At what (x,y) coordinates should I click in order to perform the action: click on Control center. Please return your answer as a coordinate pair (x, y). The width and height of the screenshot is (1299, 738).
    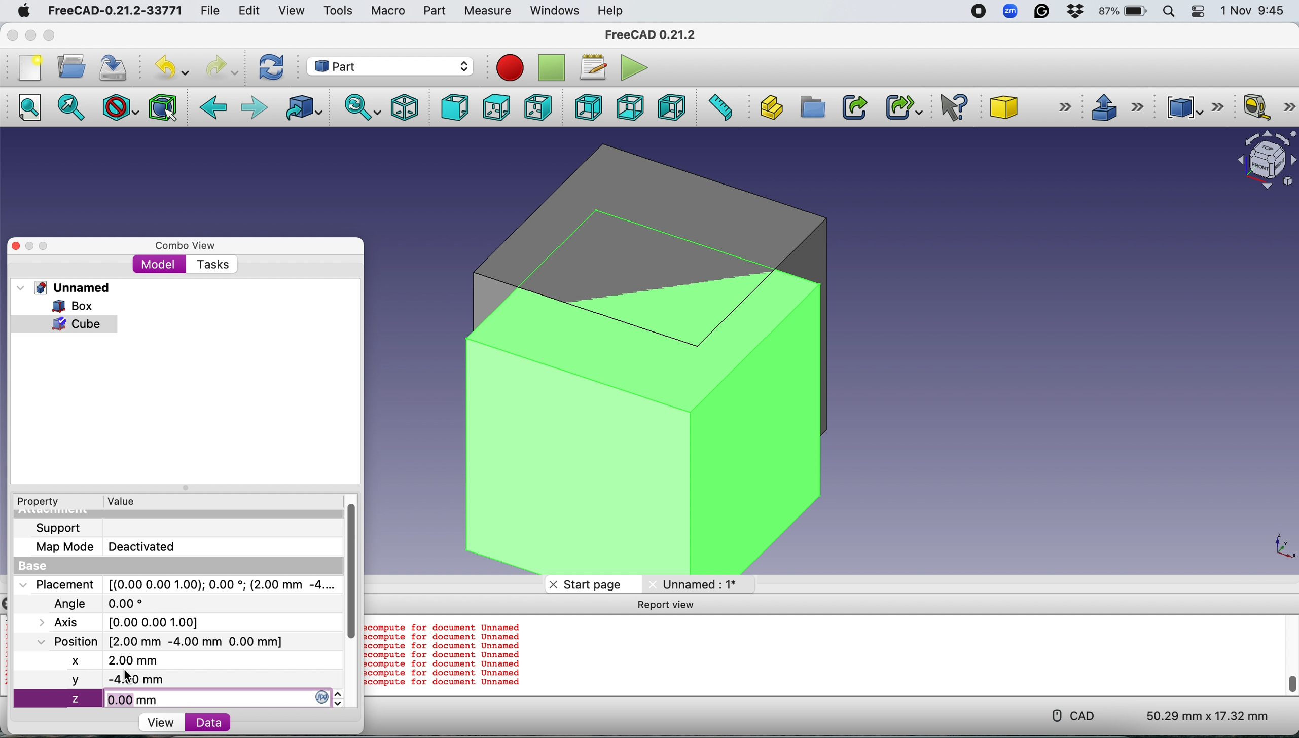
    Looking at the image, I should click on (1200, 12).